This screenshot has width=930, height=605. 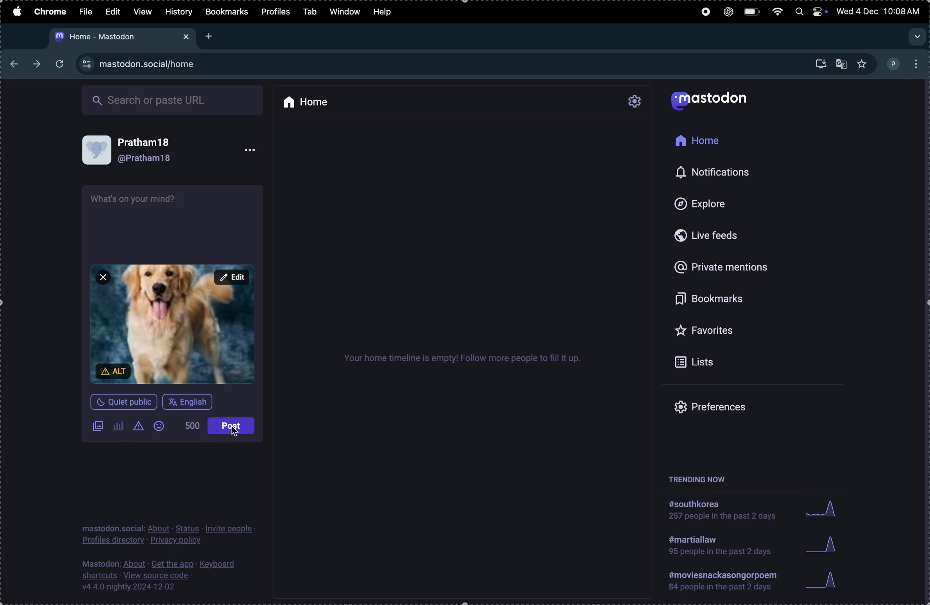 I want to click on Bookmarks, so click(x=226, y=12).